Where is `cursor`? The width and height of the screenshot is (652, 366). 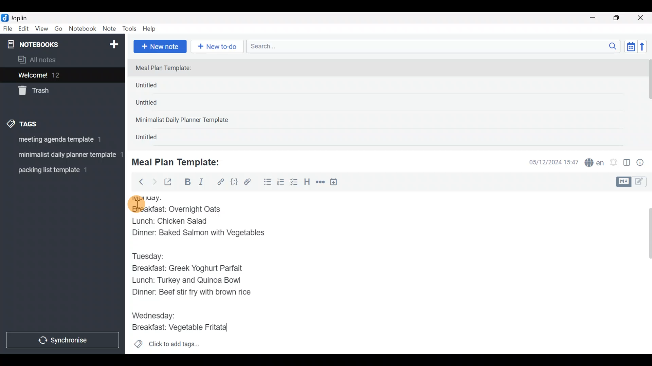
cursor is located at coordinates (136, 204).